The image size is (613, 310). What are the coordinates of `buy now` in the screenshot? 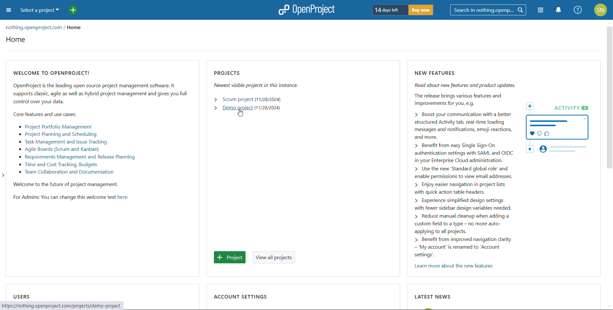 It's located at (421, 10).